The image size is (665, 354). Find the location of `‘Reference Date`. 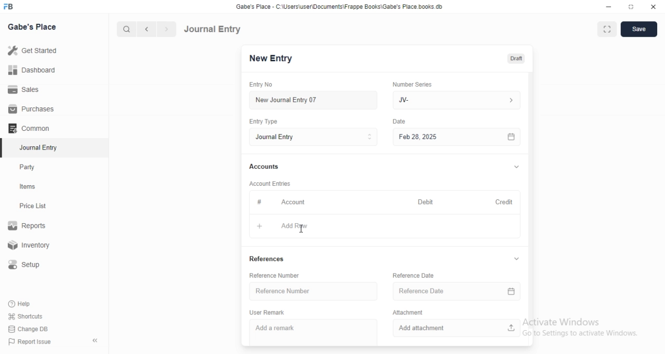

‘Reference Date is located at coordinates (414, 275).